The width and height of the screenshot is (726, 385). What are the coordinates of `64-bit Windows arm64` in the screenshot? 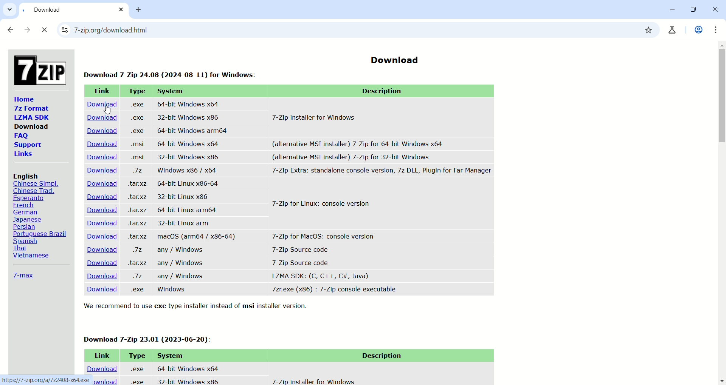 It's located at (193, 131).